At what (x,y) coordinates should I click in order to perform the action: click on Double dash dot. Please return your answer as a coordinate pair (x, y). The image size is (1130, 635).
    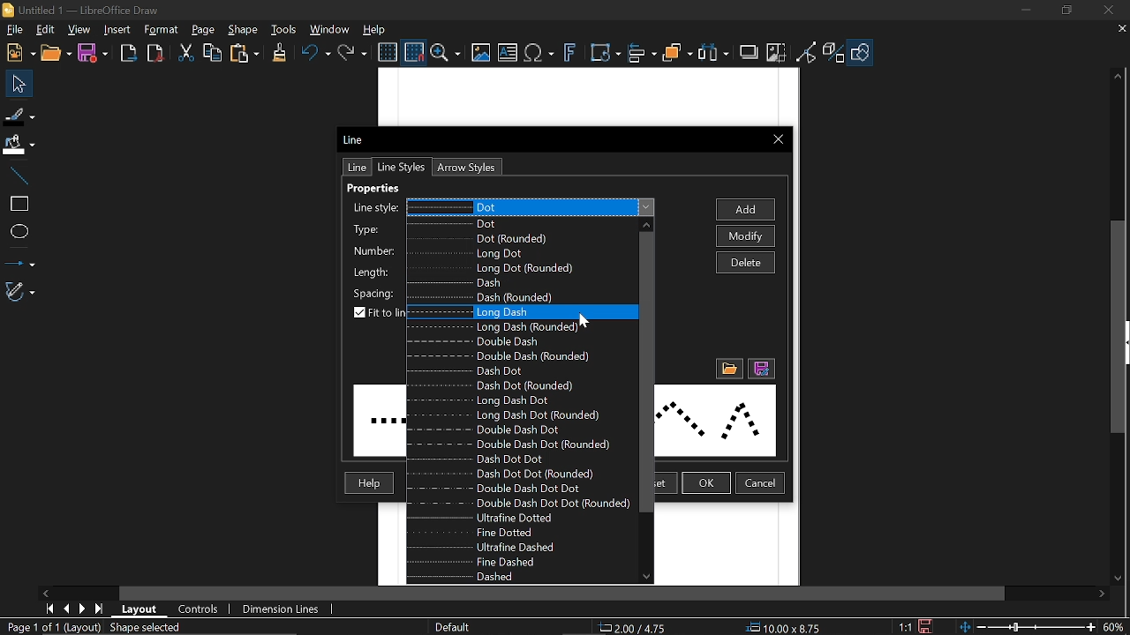
    Looking at the image, I should click on (520, 430).